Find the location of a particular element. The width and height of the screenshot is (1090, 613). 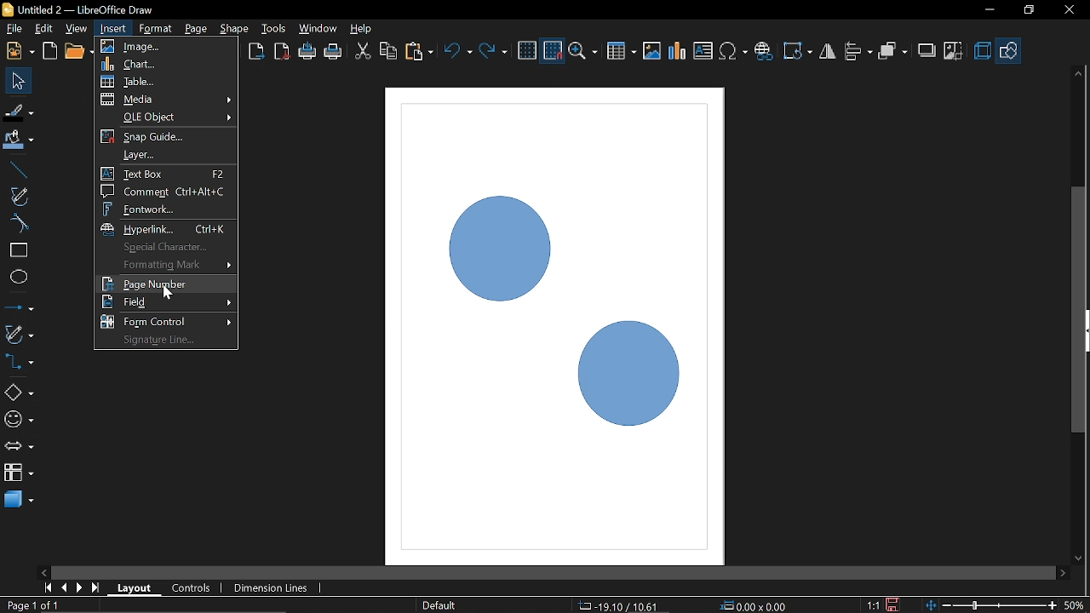

Formatting mark is located at coordinates (166, 265).